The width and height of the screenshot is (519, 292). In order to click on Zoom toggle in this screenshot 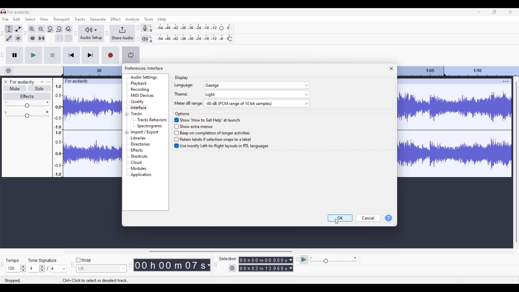, I will do `click(68, 29)`.